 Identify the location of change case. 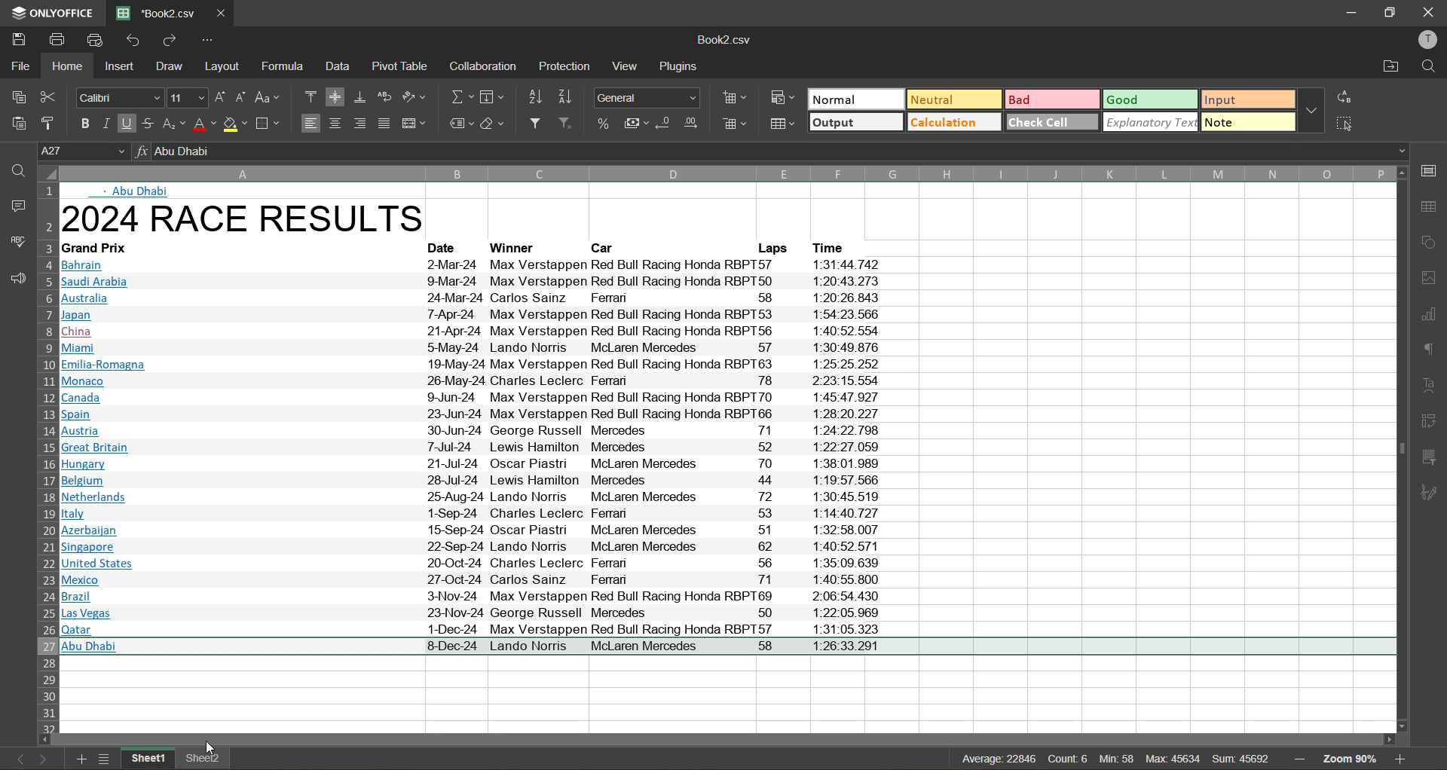
(270, 97).